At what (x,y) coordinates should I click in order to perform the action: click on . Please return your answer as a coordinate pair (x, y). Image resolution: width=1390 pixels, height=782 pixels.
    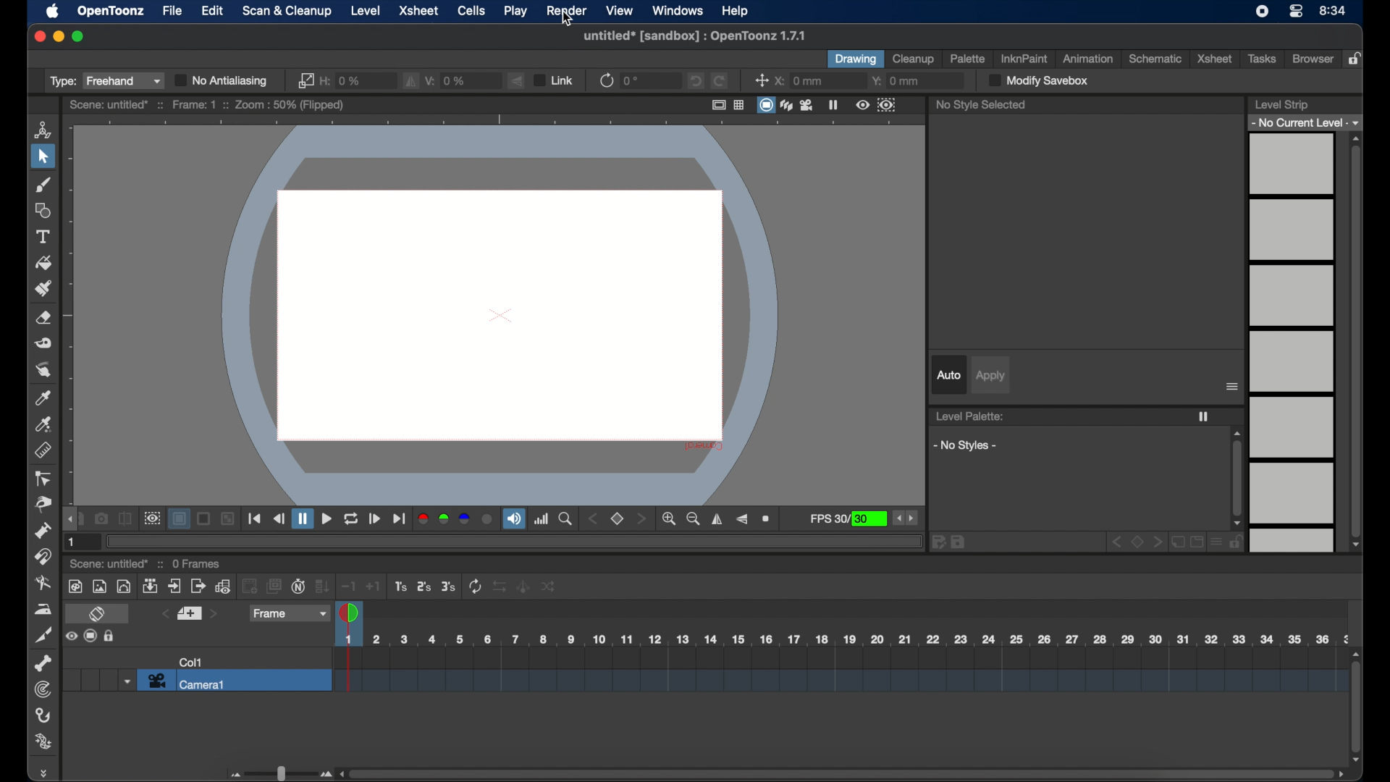
    Looking at the image, I should click on (229, 519).